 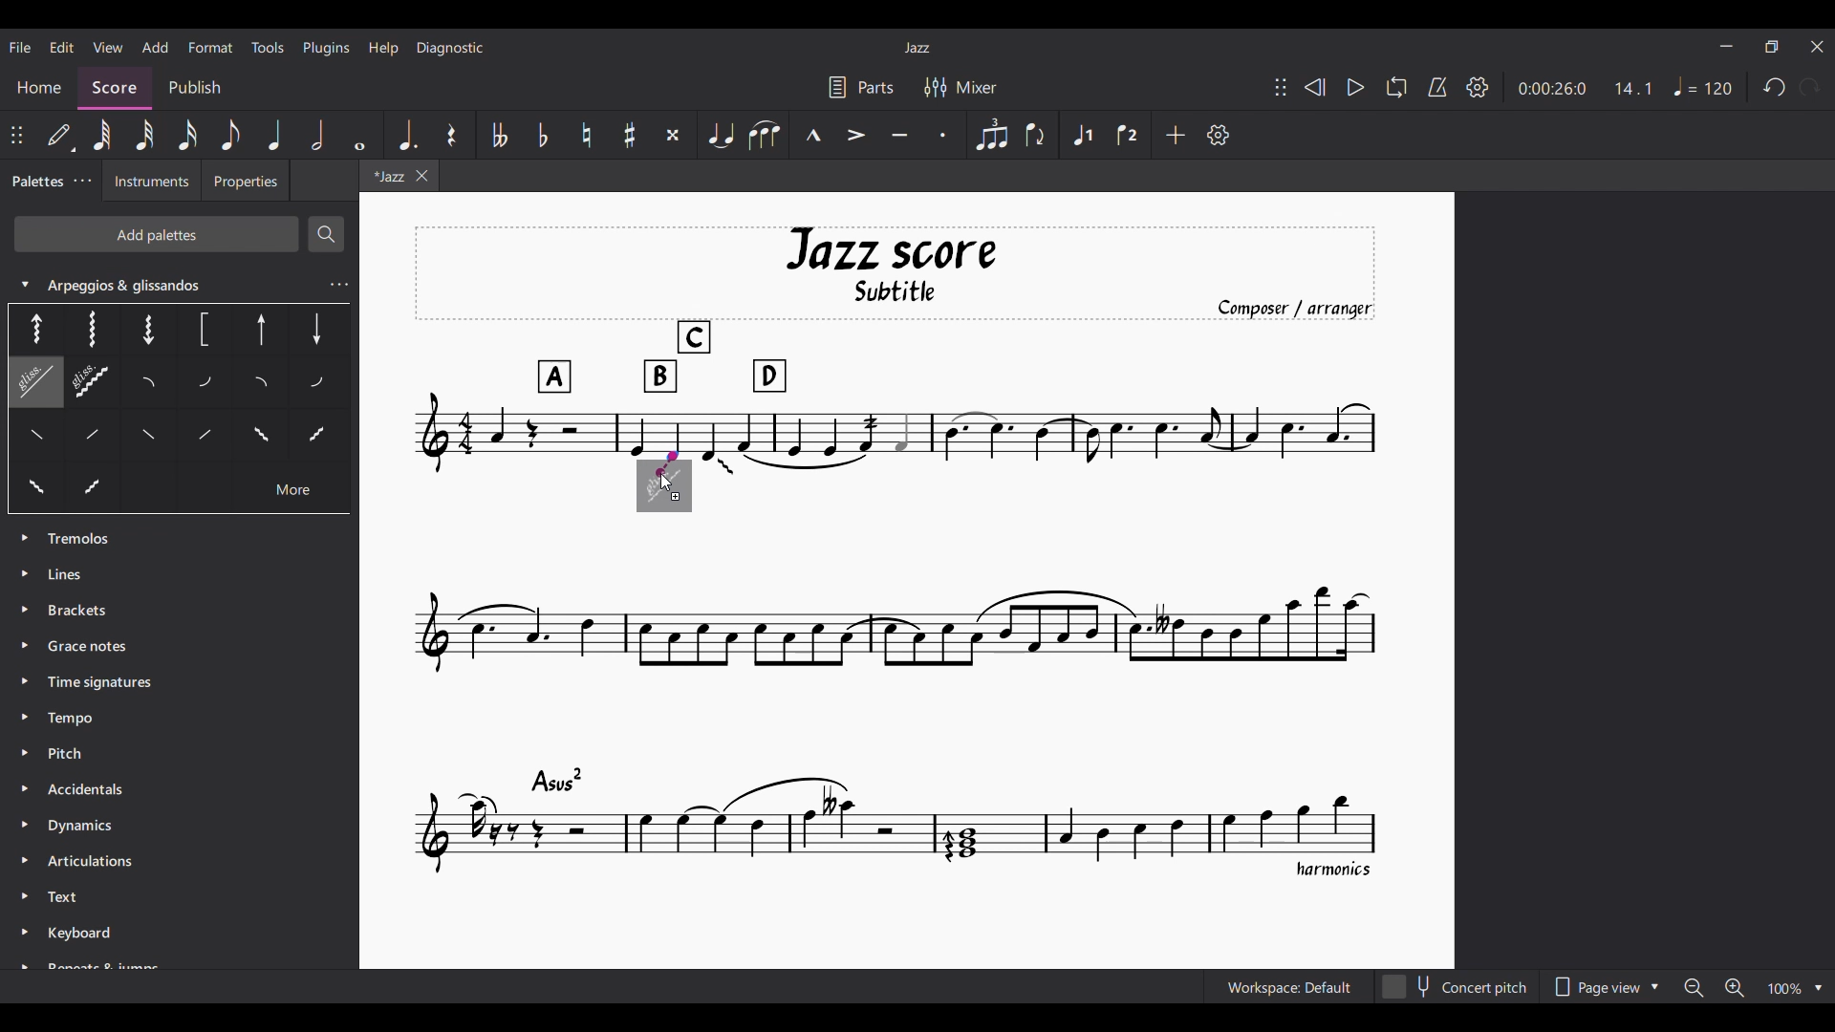 I want to click on Close tab, so click(x=421, y=176).